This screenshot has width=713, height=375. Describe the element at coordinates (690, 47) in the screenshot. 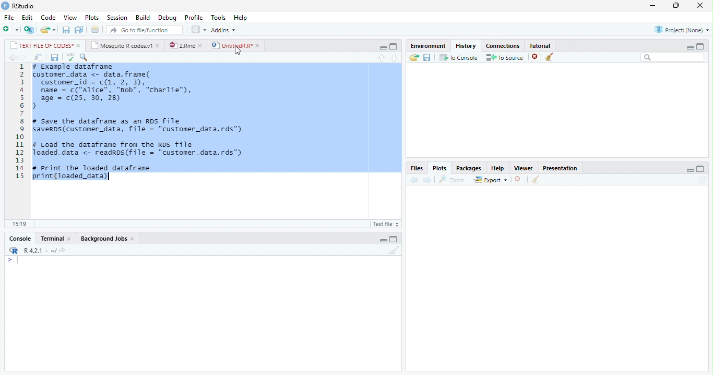

I see `minimize` at that location.